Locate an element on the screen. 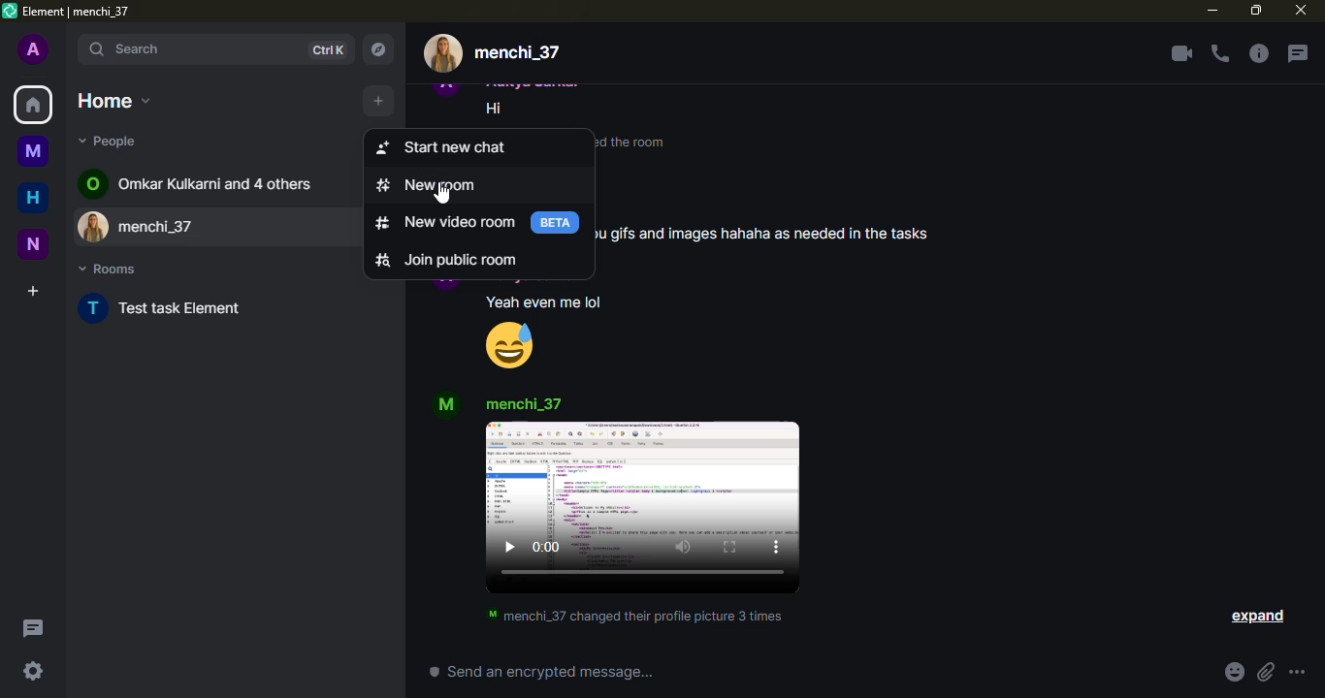 The height and width of the screenshot is (698, 1325). more settings is located at coordinates (1297, 672).